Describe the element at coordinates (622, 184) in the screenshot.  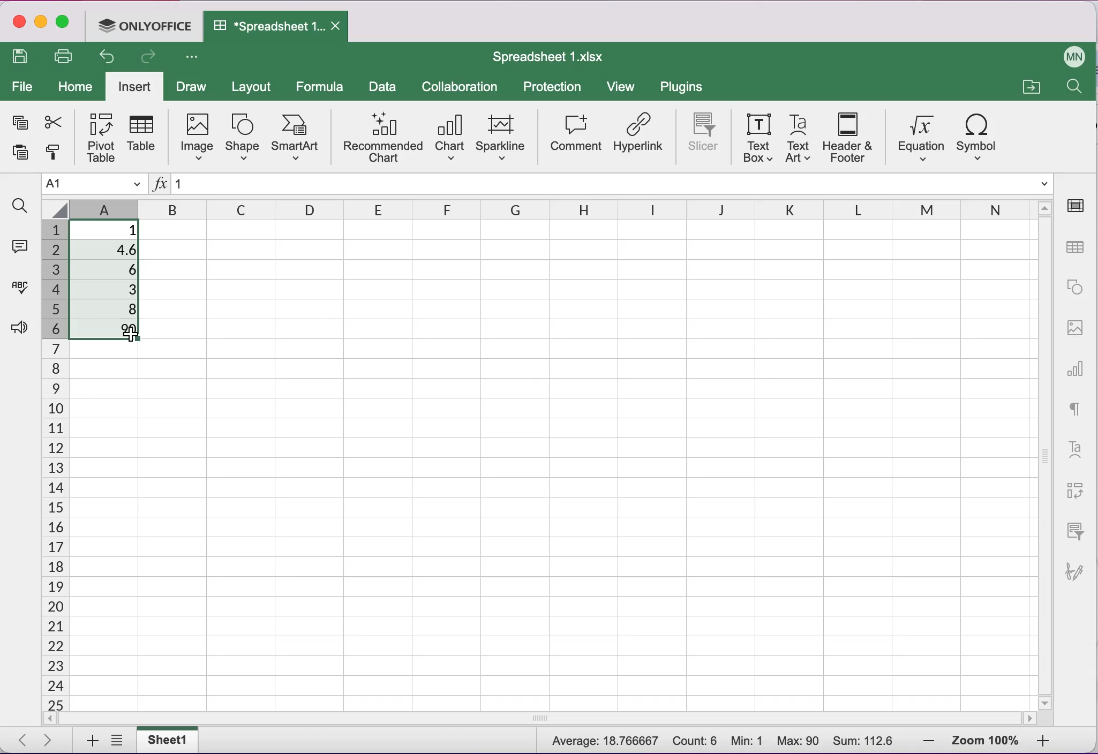
I see `Formula bar` at that location.